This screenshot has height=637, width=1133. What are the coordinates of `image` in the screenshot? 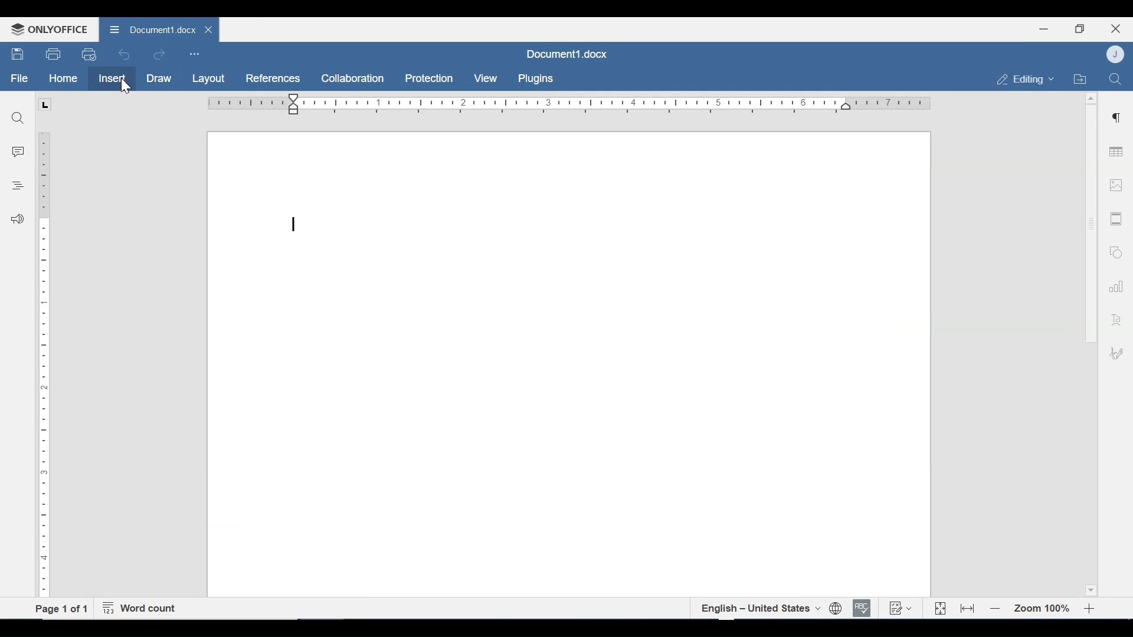 It's located at (1116, 185).